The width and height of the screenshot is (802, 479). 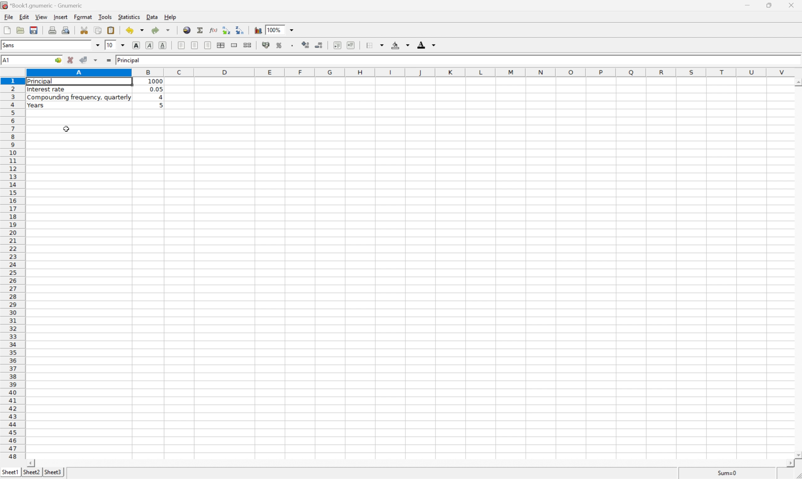 What do you see at coordinates (275, 29) in the screenshot?
I see `100%` at bounding box center [275, 29].